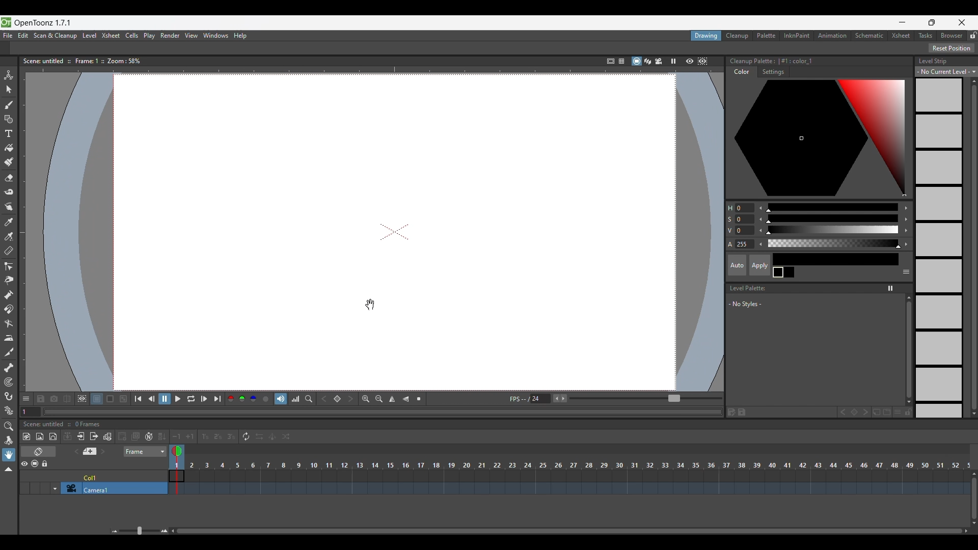  I want to click on Use slider for color modification, so click(833, 226).